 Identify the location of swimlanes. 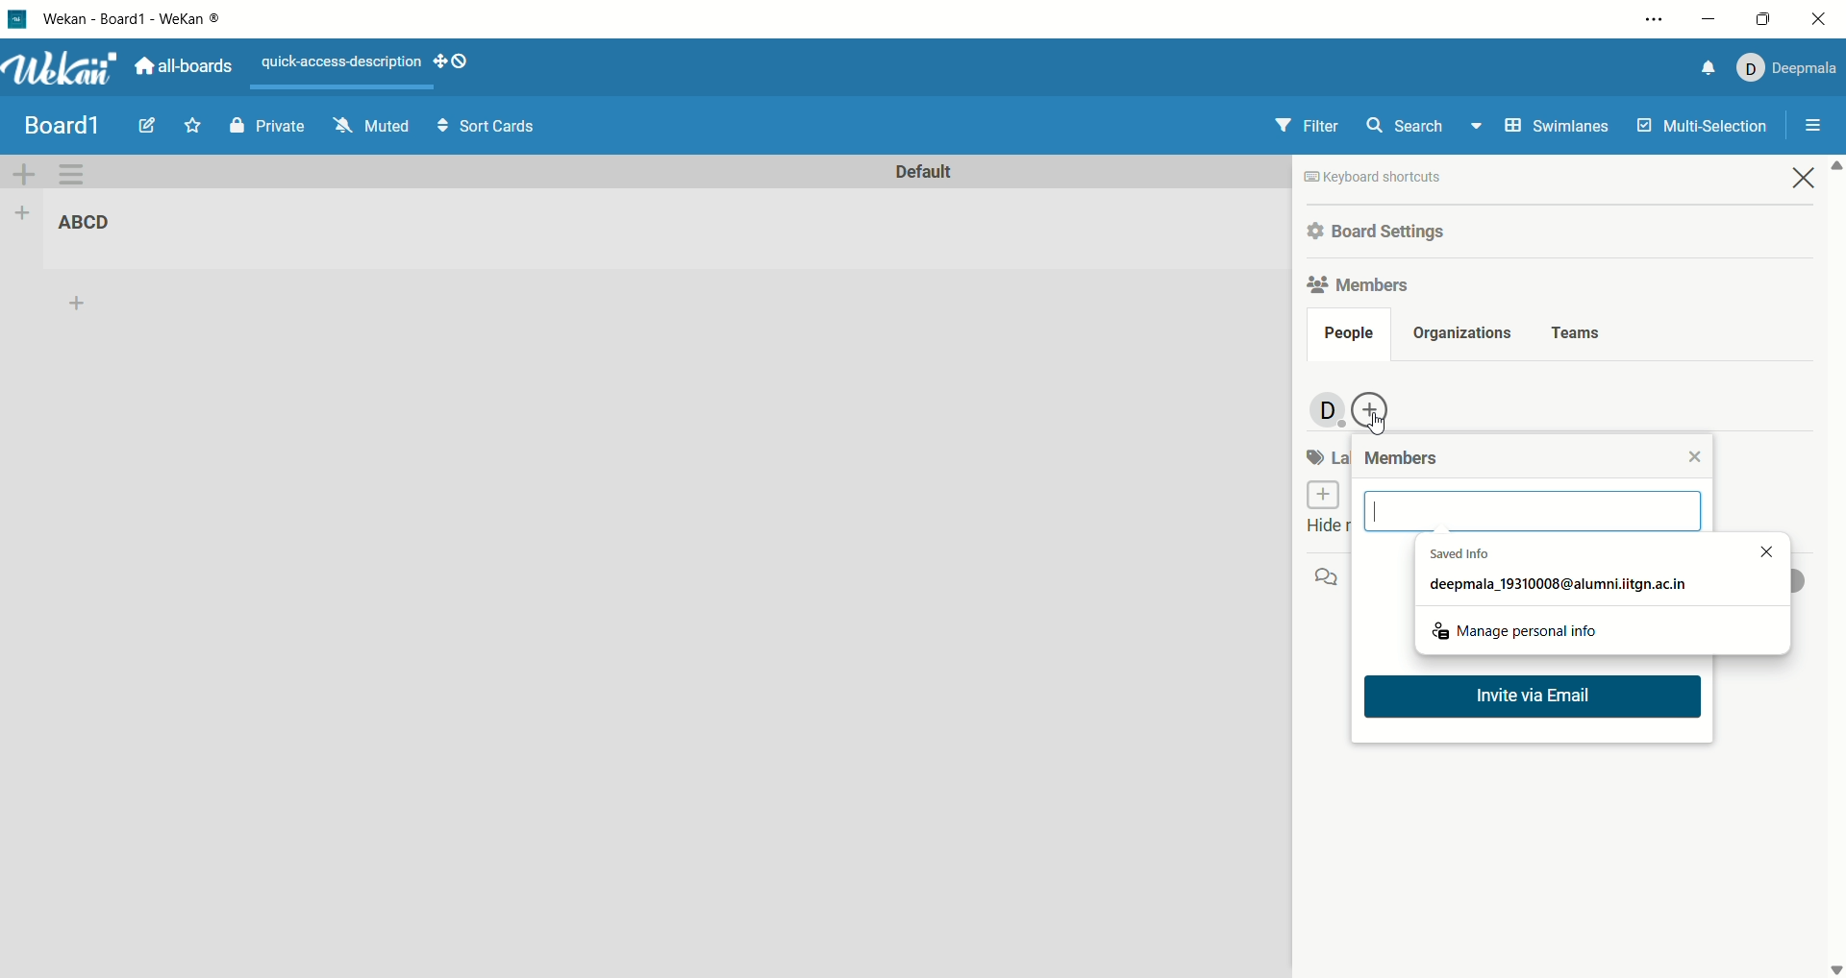
(1559, 128).